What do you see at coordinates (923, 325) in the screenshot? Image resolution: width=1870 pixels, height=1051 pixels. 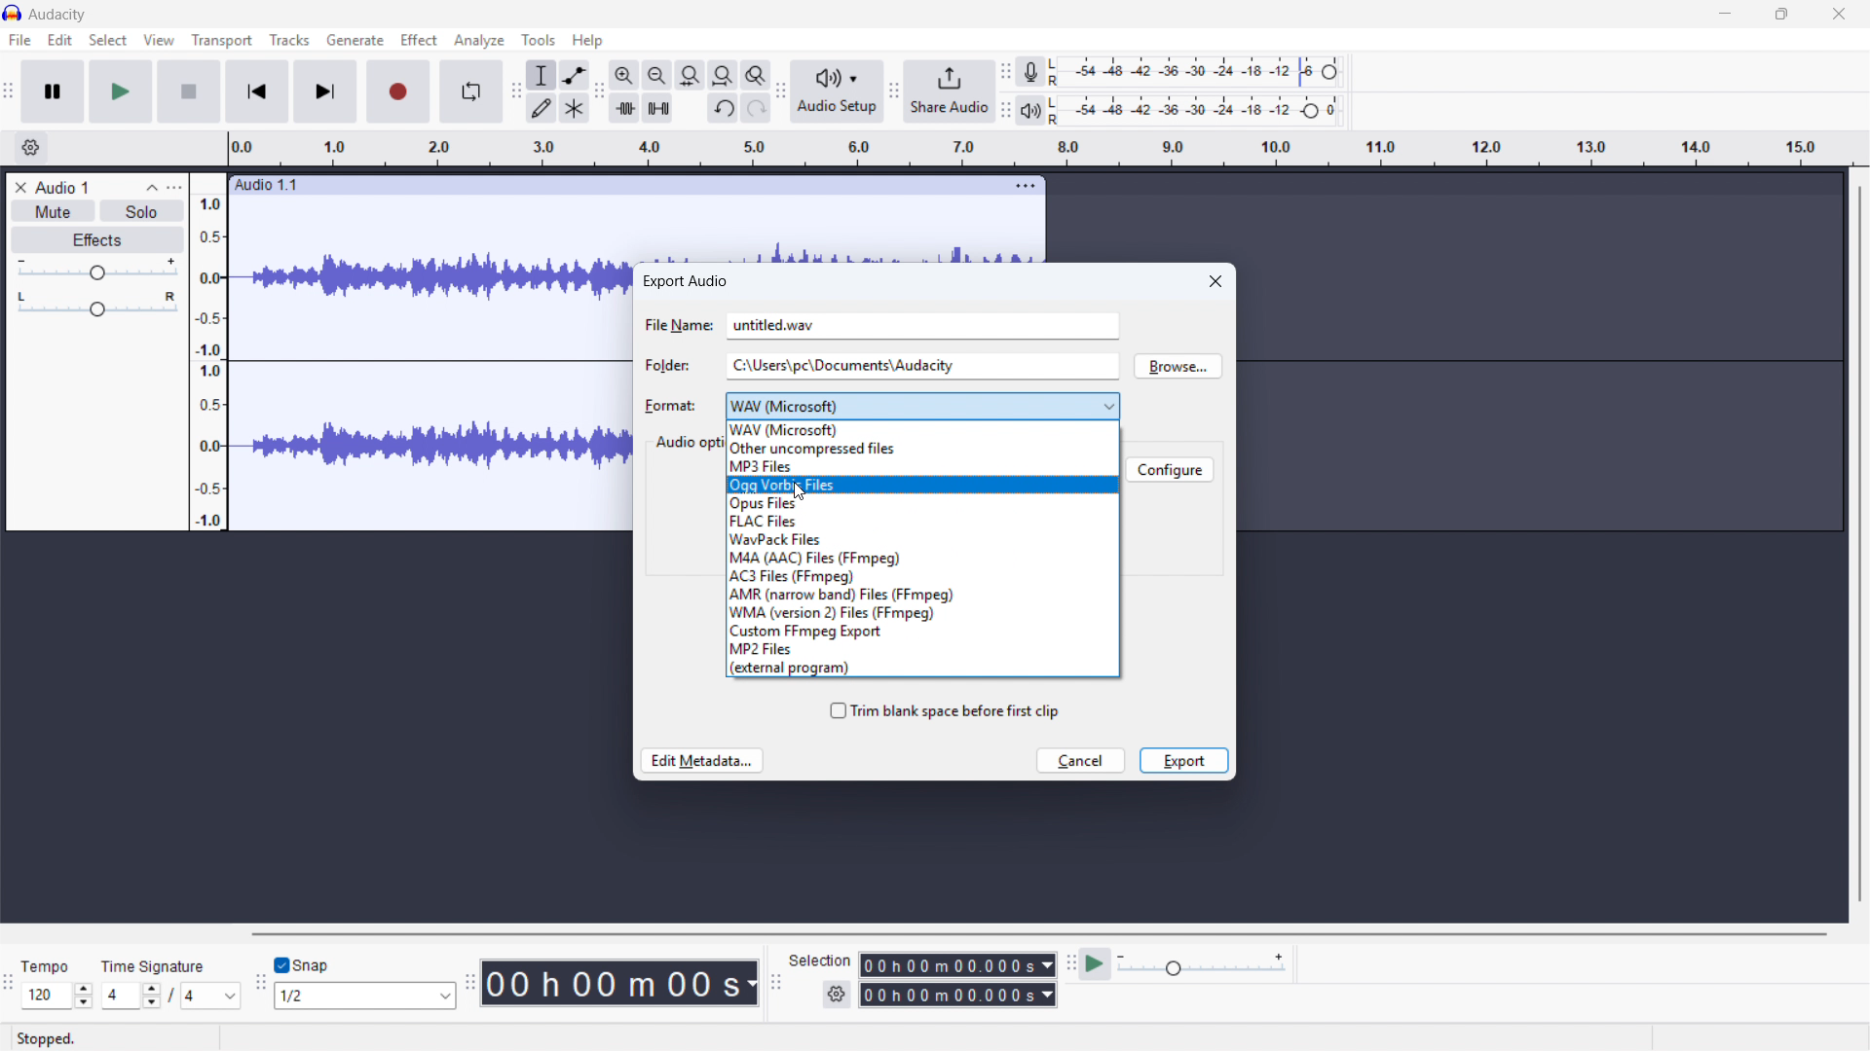 I see `File name ` at bounding box center [923, 325].